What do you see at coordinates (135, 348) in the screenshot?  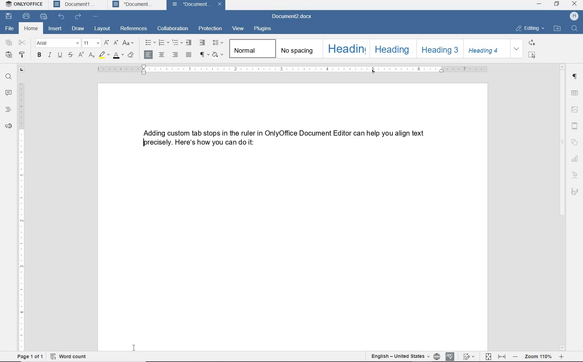 I see `cursor` at bounding box center [135, 348].